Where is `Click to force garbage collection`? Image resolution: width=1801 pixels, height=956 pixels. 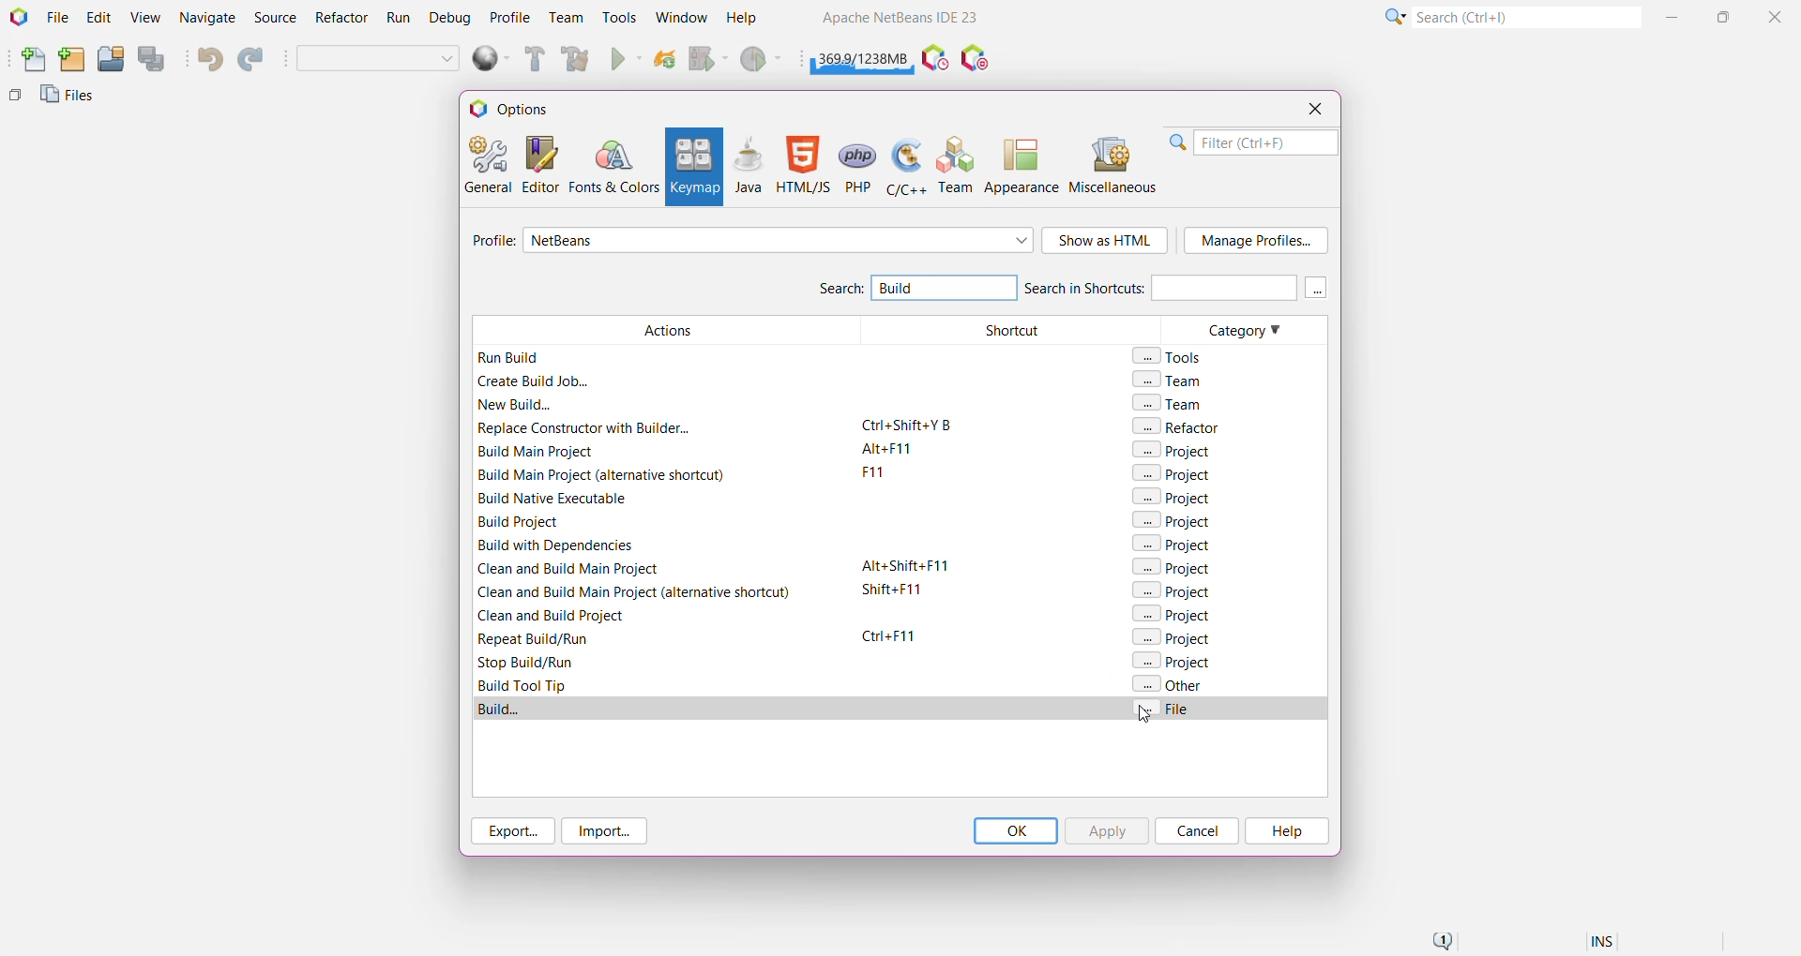 Click to force garbage collection is located at coordinates (863, 56).